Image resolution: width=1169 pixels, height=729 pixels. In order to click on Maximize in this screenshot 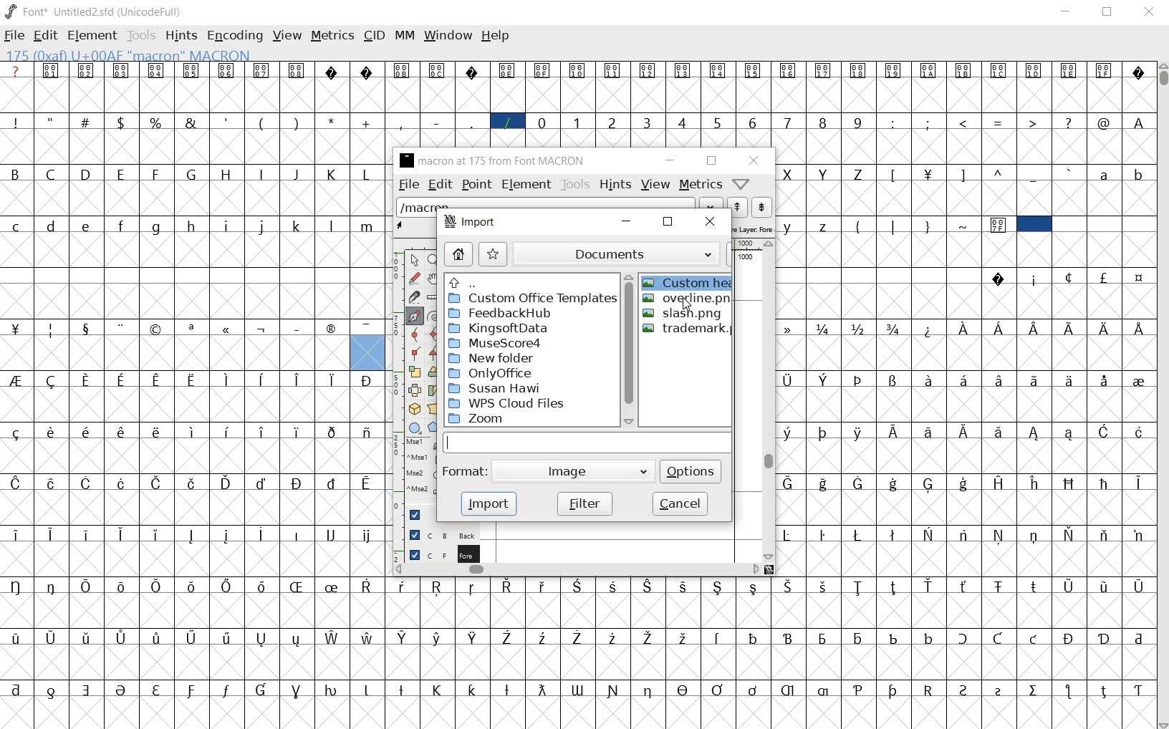, I will do `click(1110, 14)`.